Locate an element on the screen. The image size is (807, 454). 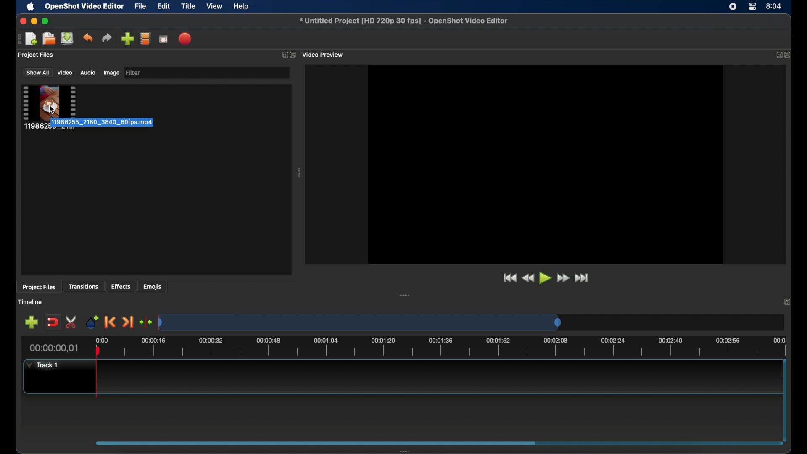
explore profiles is located at coordinates (145, 39).